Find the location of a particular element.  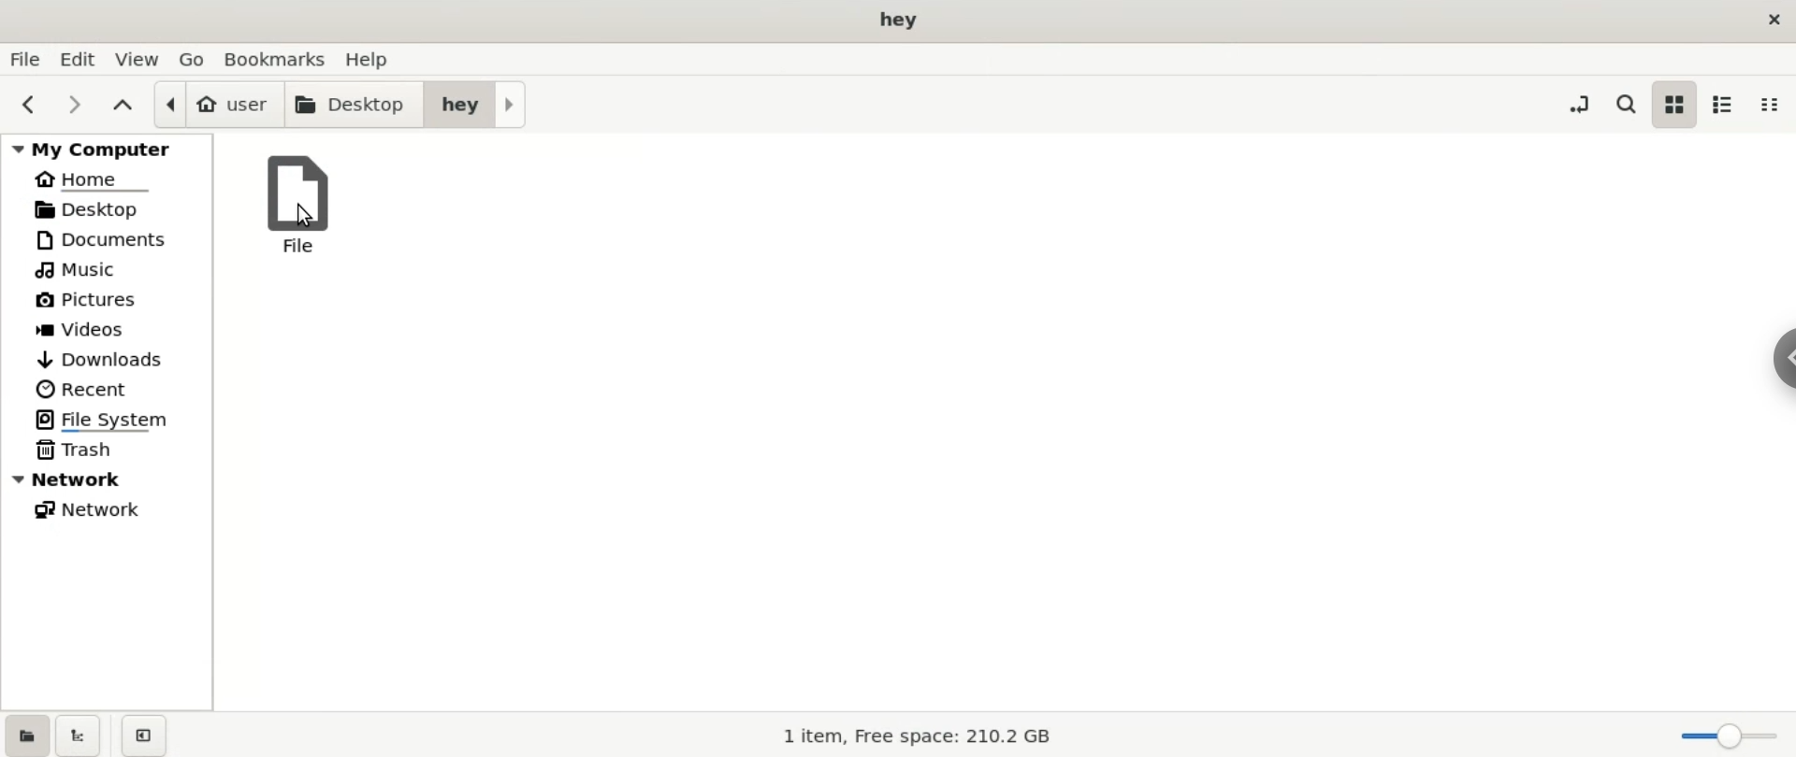

desktop is located at coordinates (355, 106).